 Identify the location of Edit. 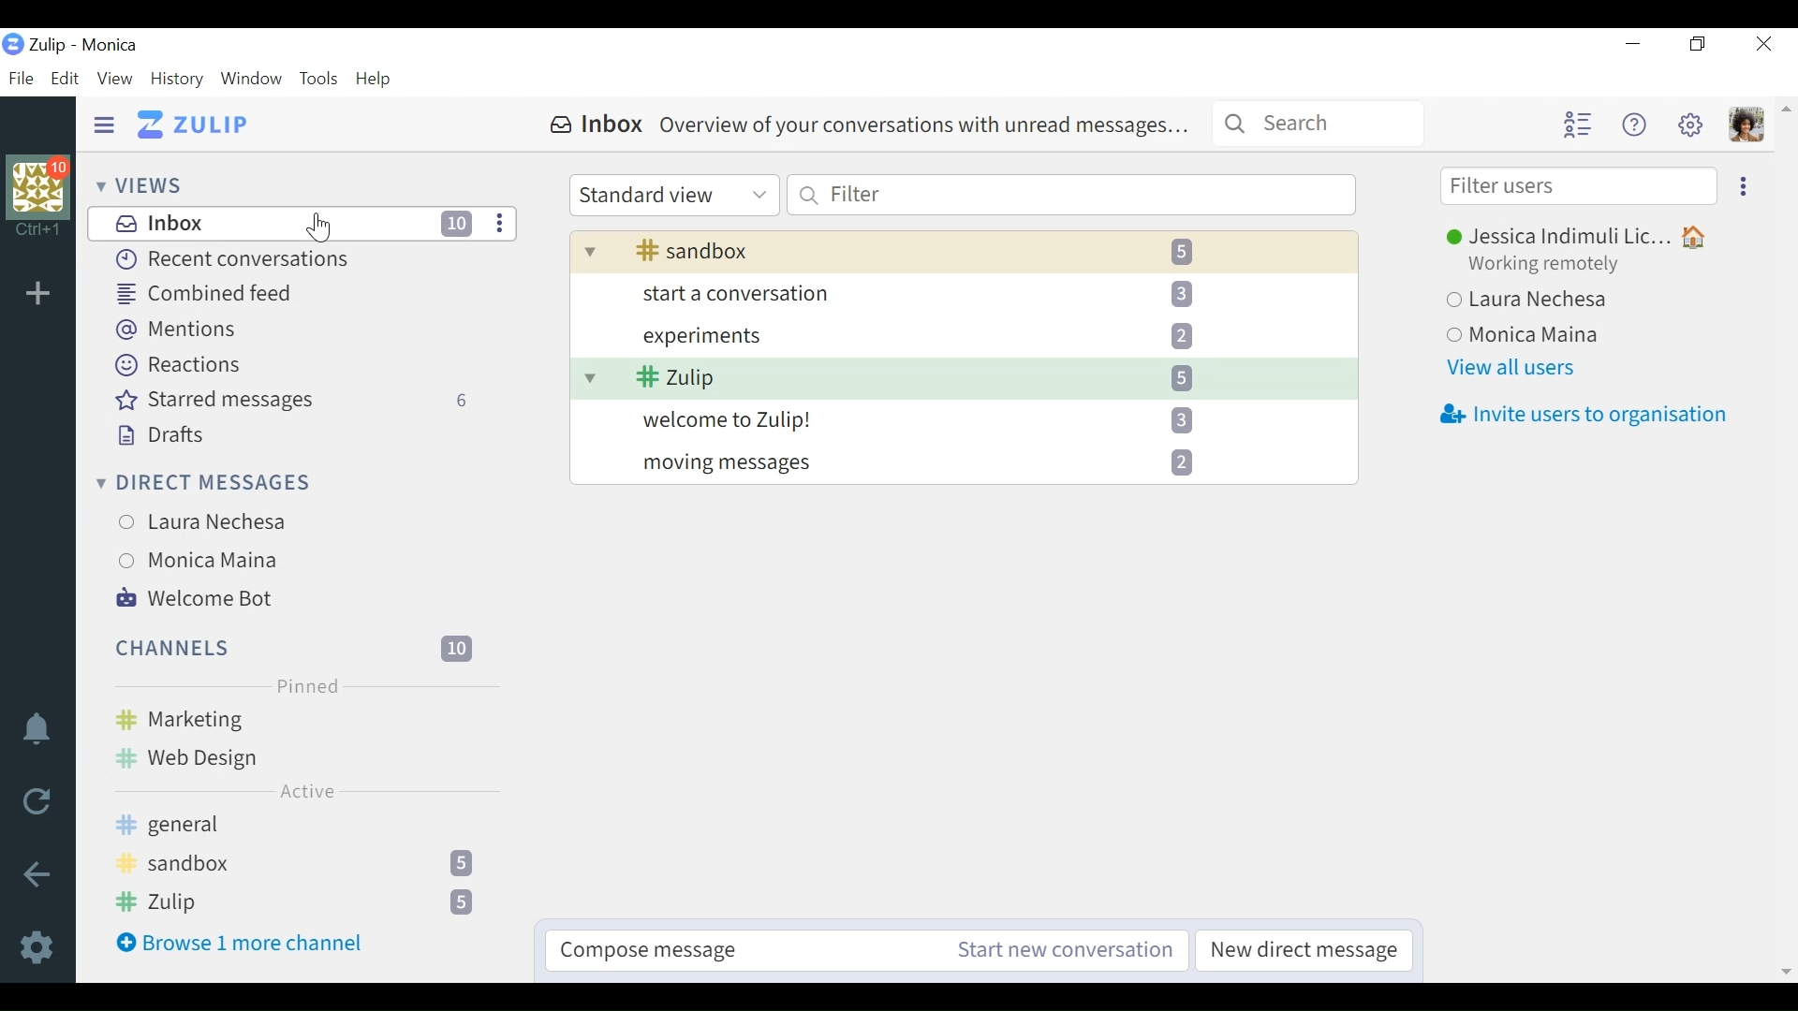
(64, 79).